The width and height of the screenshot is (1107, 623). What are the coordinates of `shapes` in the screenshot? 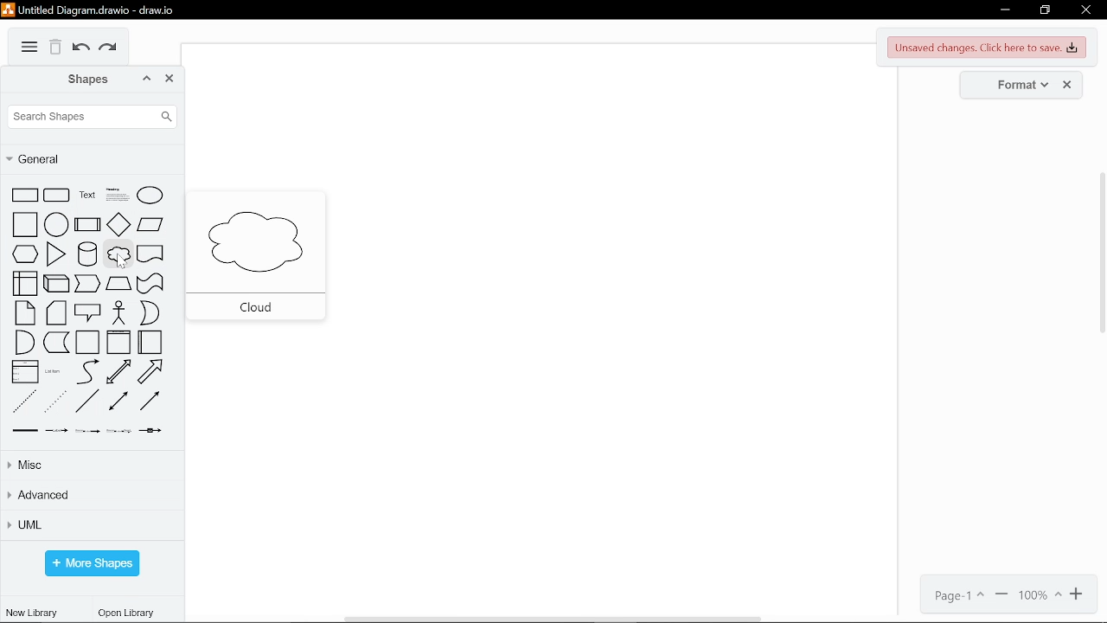 It's located at (71, 80).